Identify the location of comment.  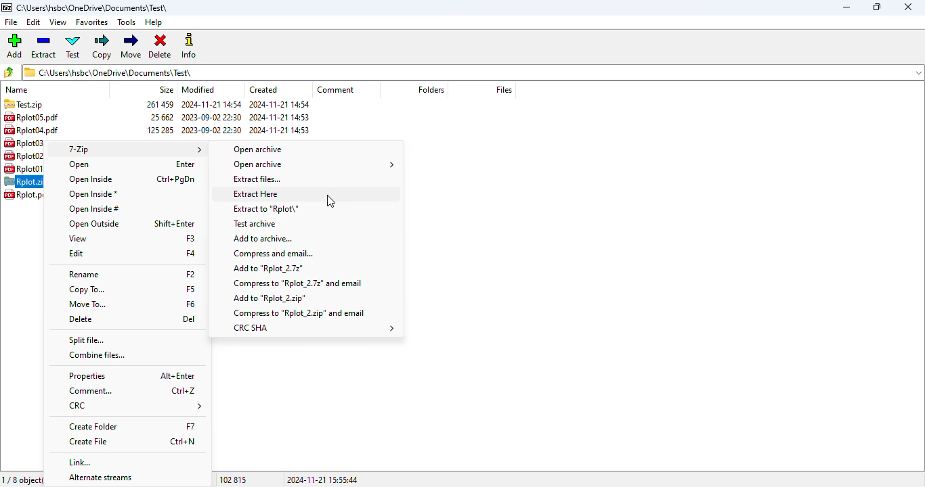
(336, 90).